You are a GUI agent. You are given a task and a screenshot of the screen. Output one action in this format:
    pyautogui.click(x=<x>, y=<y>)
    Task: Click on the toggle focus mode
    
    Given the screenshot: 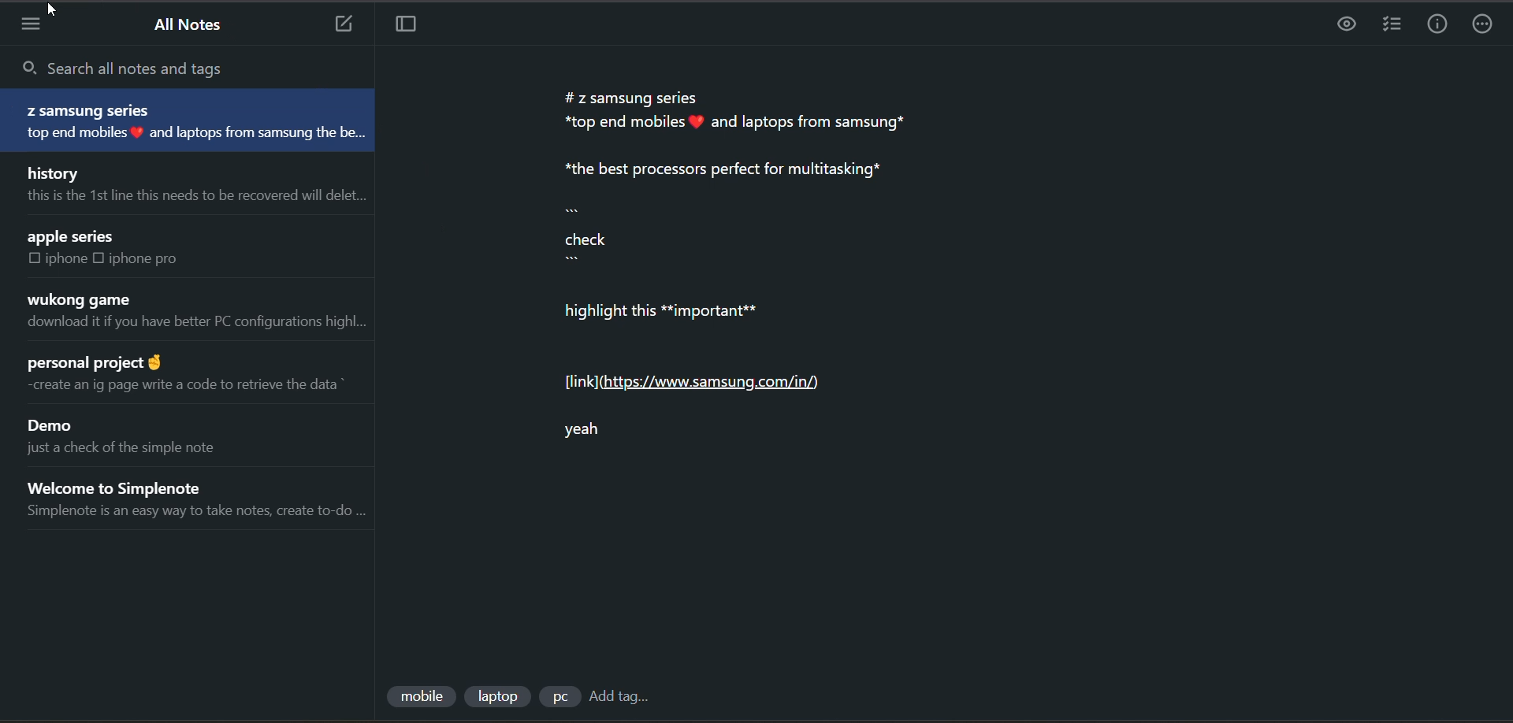 What is the action you would take?
    pyautogui.click(x=407, y=26)
    